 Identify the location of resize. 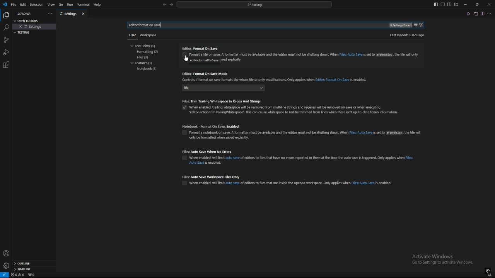
(477, 4).